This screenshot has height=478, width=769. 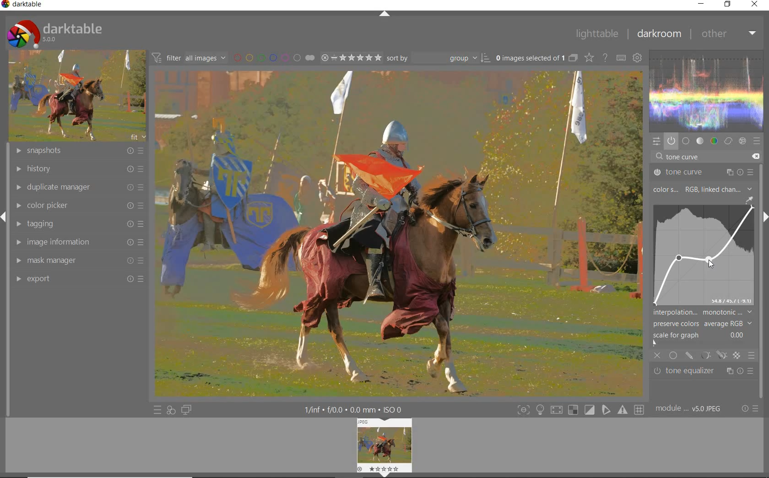 What do you see at coordinates (674, 355) in the screenshot?
I see `uniformly` at bounding box center [674, 355].